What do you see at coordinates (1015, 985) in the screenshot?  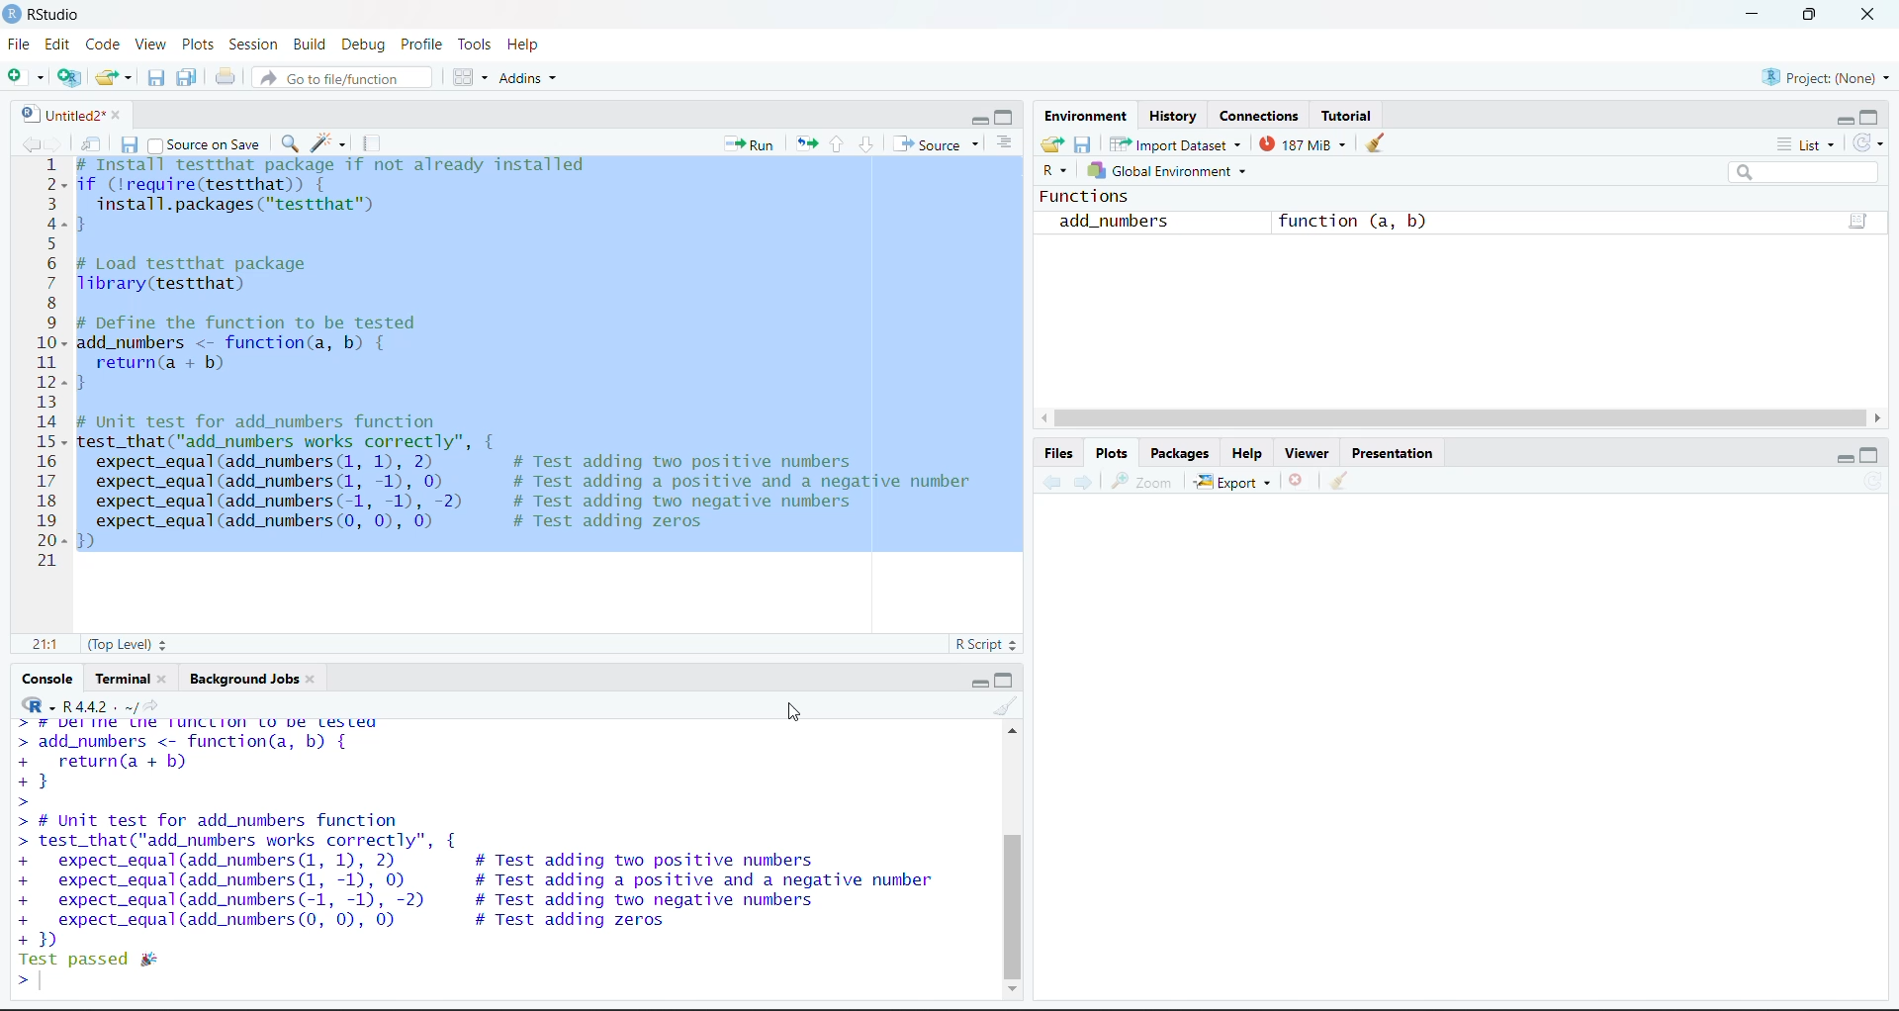 I see `scroll down` at bounding box center [1015, 985].